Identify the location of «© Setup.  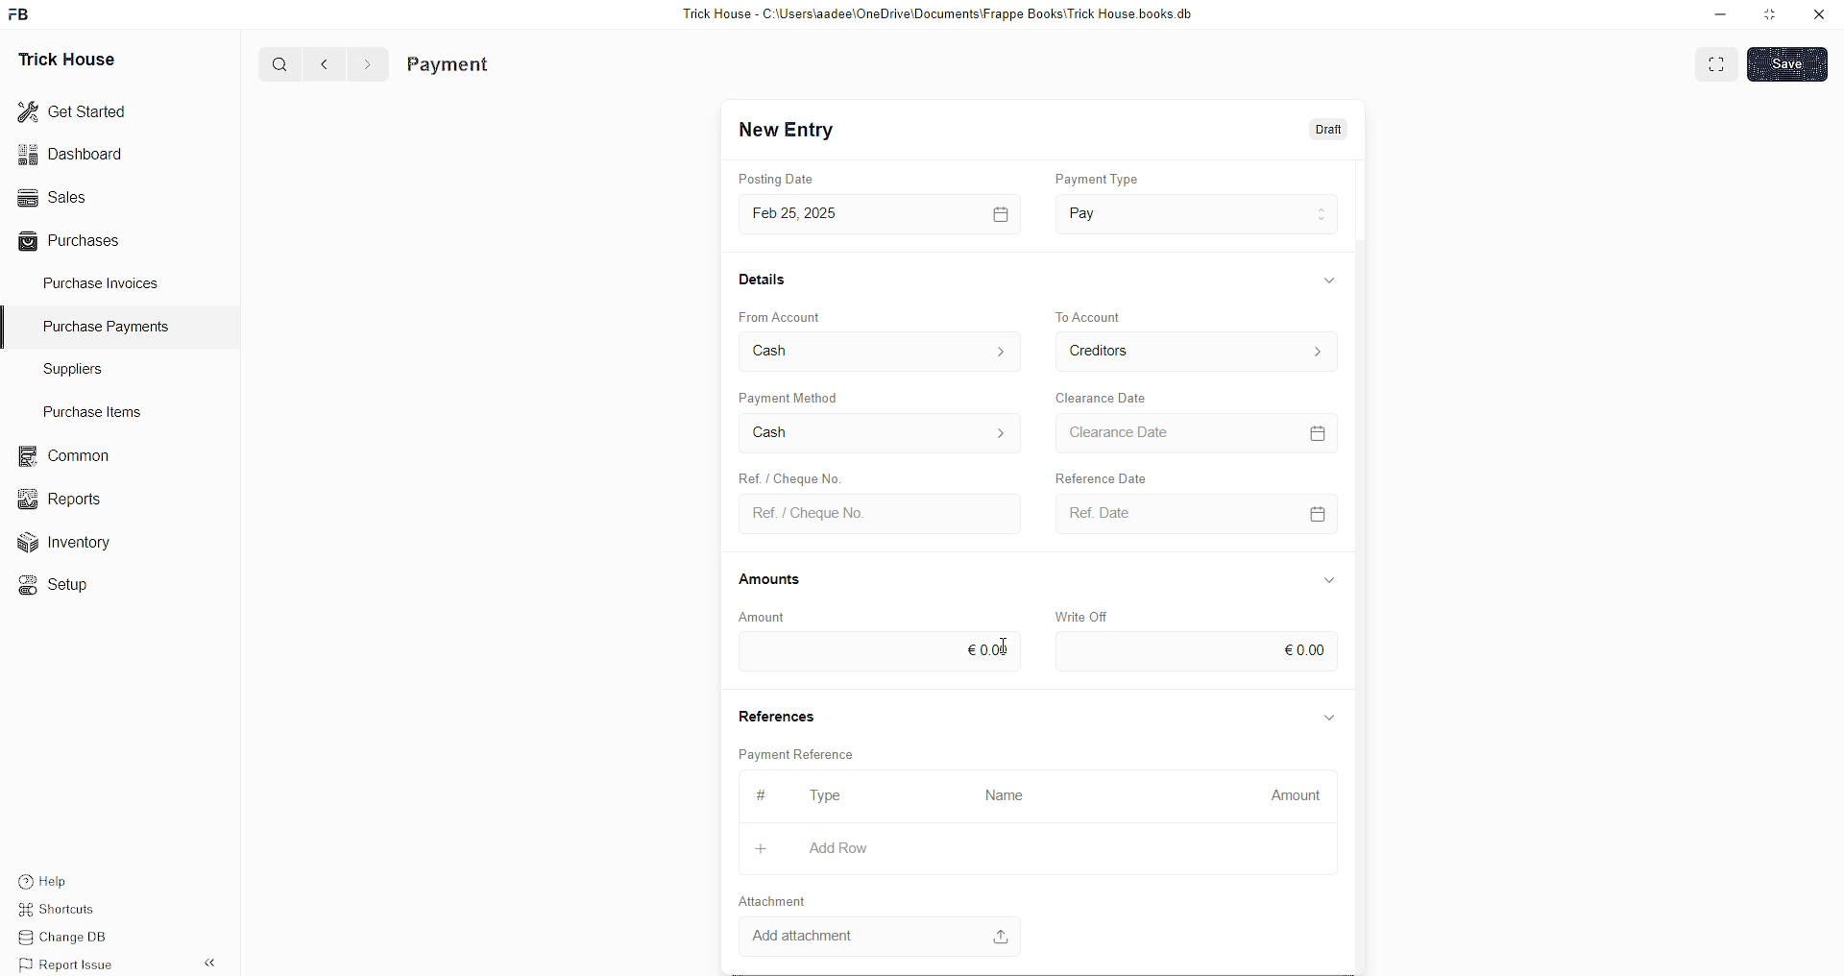
(60, 585).